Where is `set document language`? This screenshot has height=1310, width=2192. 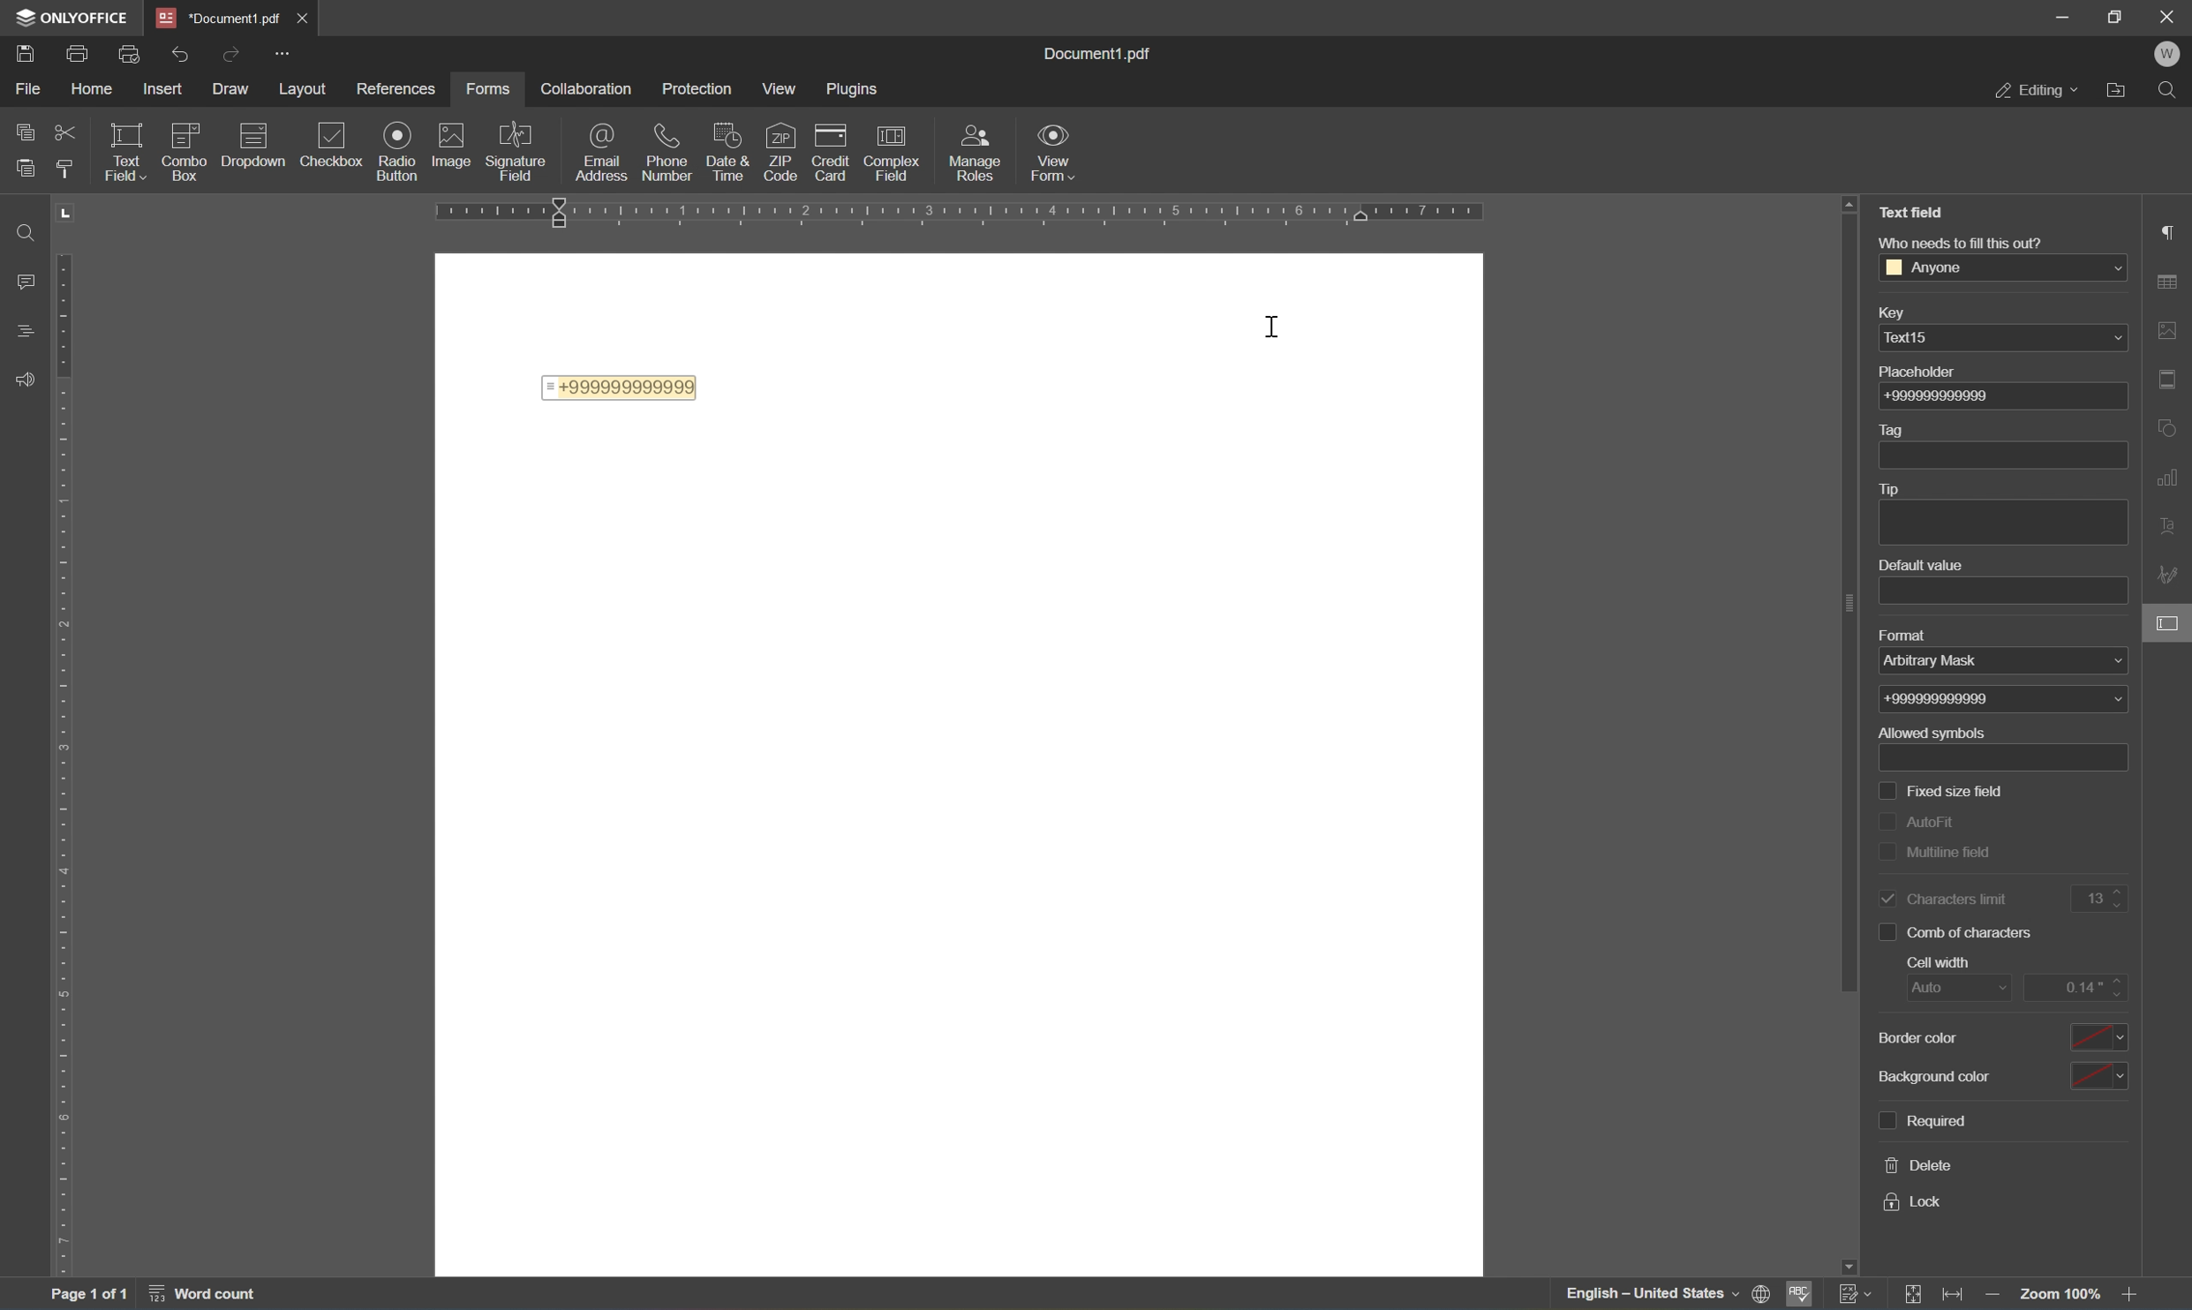 set document language is located at coordinates (1764, 1293).